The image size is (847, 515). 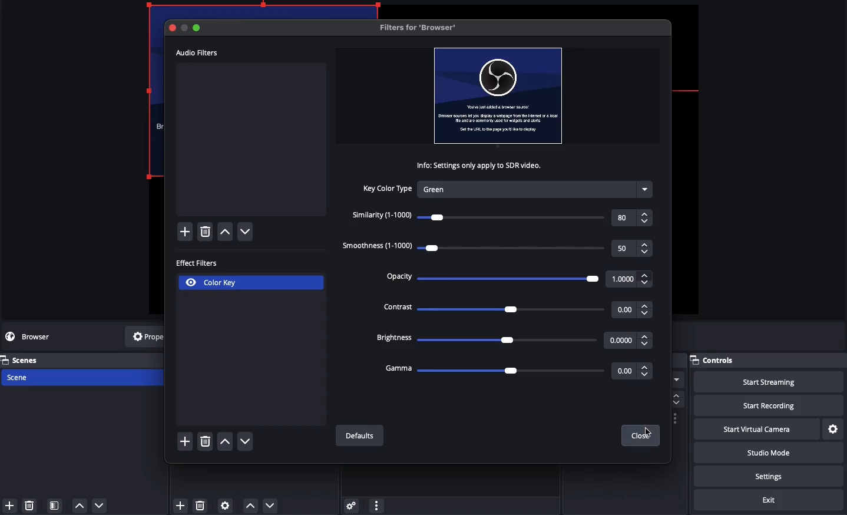 What do you see at coordinates (771, 500) in the screenshot?
I see `Exit` at bounding box center [771, 500].